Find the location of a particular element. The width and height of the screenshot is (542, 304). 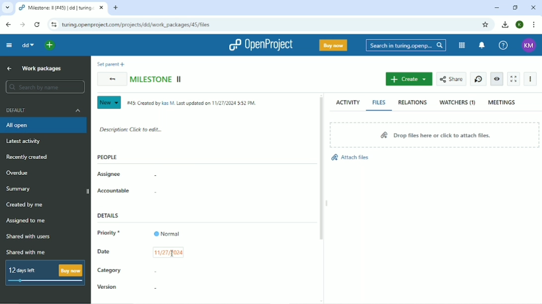

Search by name is located at coordinates (45, 87).